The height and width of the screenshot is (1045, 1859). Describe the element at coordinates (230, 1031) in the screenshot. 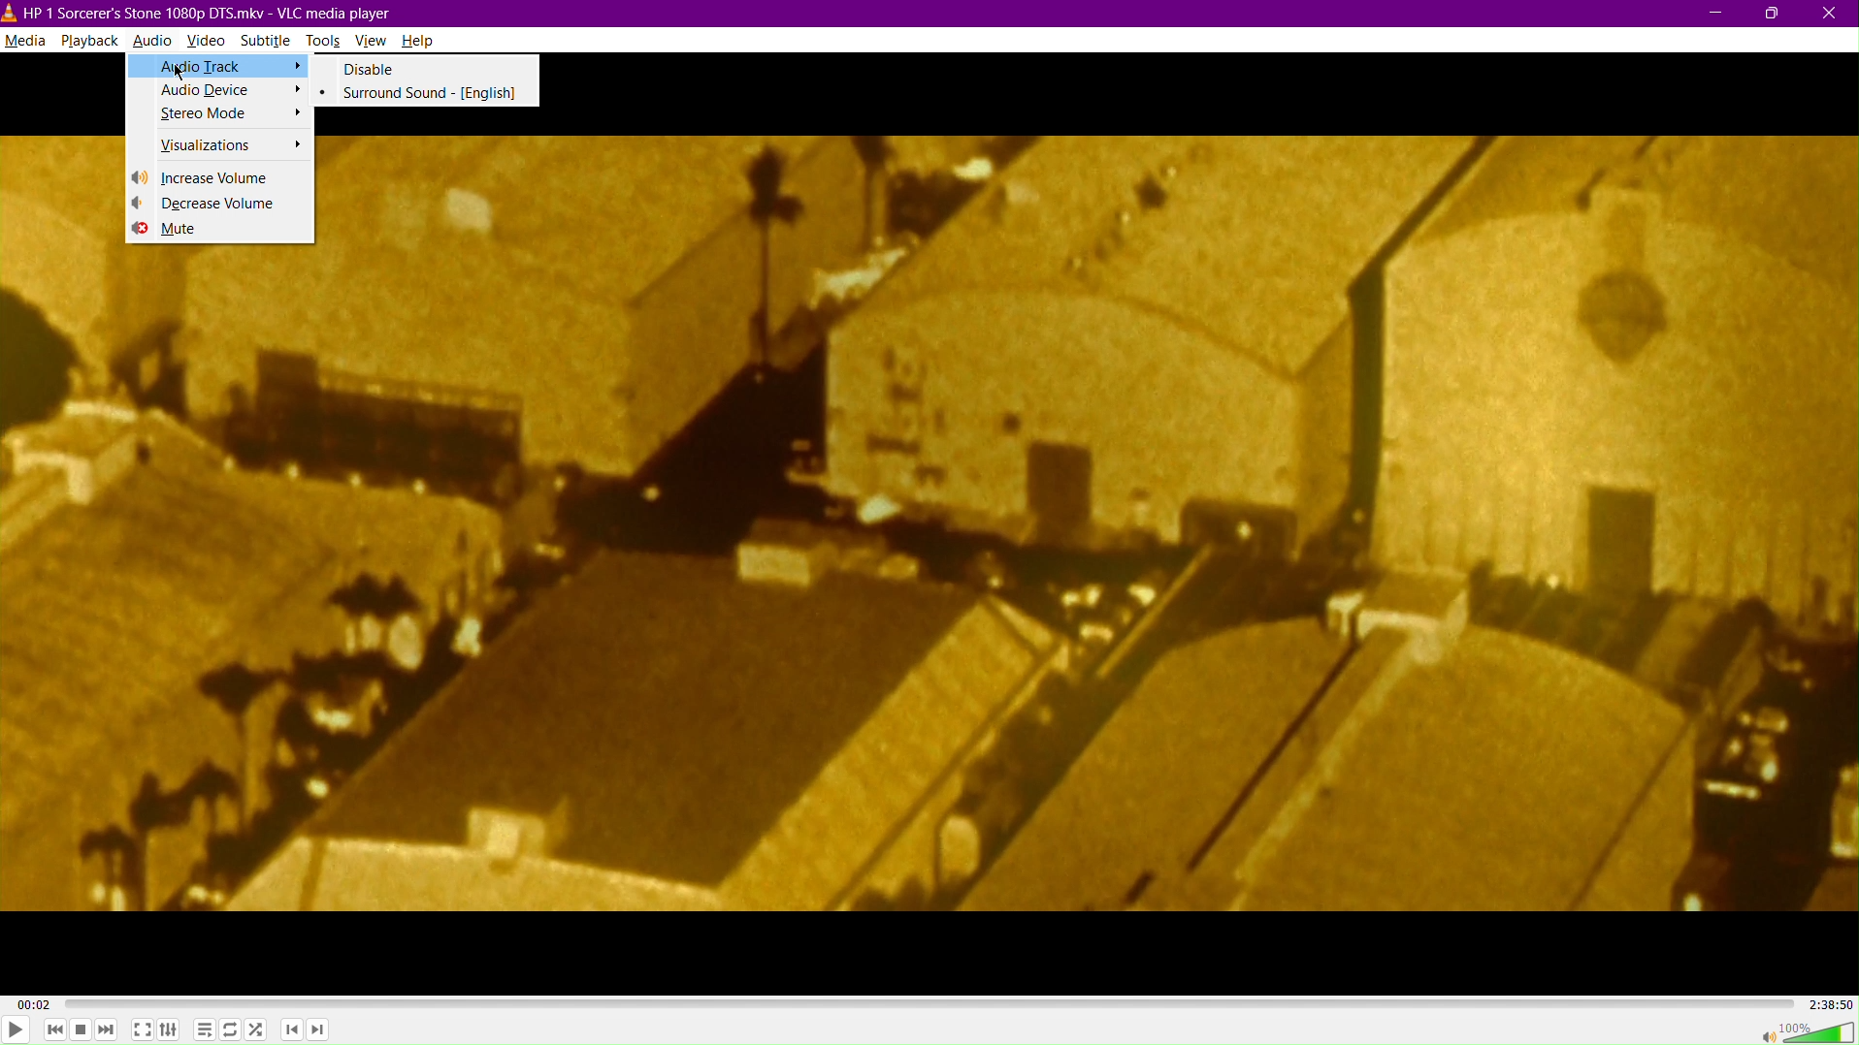

I see `Toggle Loop` at that location.